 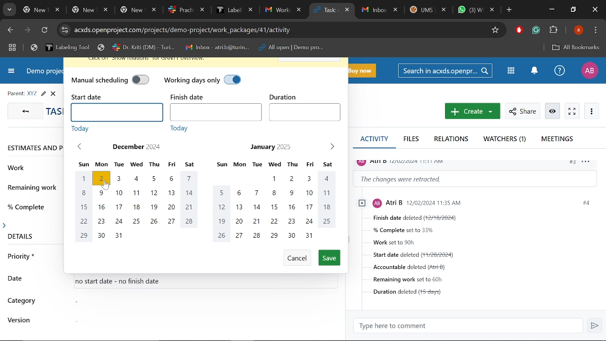 I want to click on Minimize, so click(x=552, y=9).